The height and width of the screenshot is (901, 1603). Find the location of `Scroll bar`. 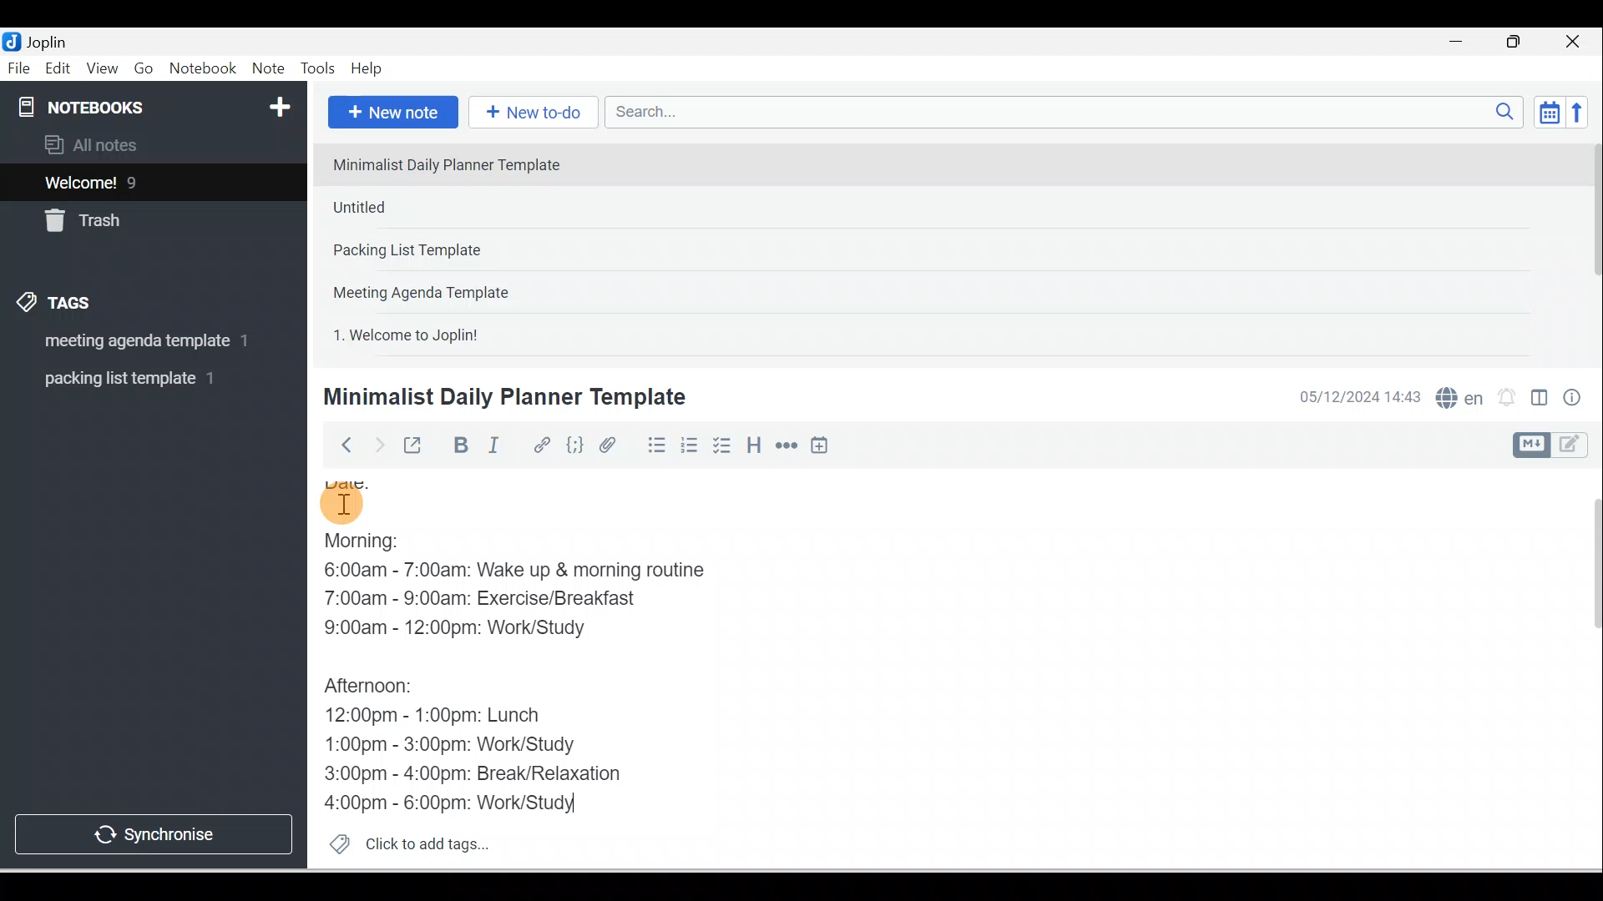

Scroll bar is located at coordinates (1590, 247).